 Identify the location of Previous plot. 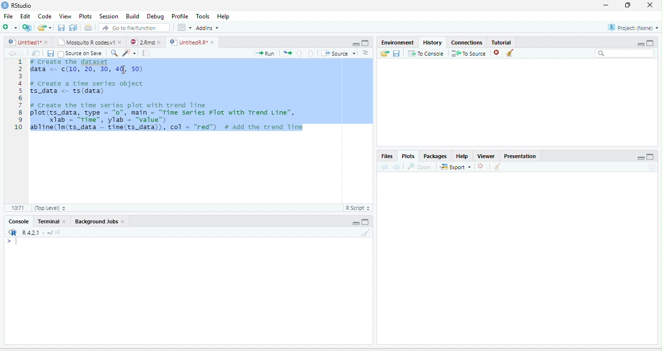
(384, 166).